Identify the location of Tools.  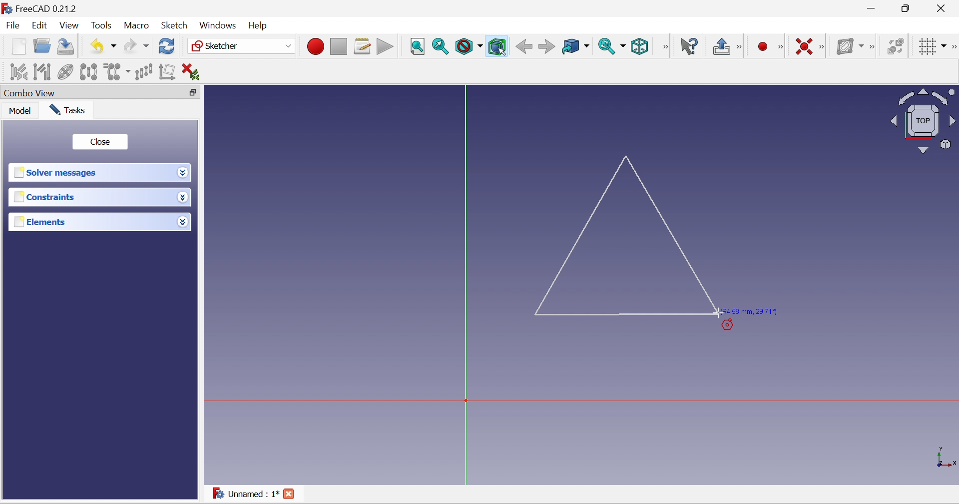
(100, 25).